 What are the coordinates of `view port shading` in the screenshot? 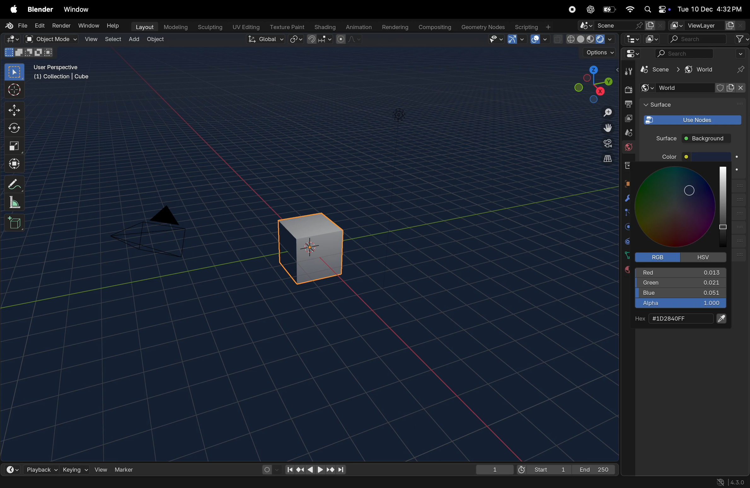 It's located at (584, 39).